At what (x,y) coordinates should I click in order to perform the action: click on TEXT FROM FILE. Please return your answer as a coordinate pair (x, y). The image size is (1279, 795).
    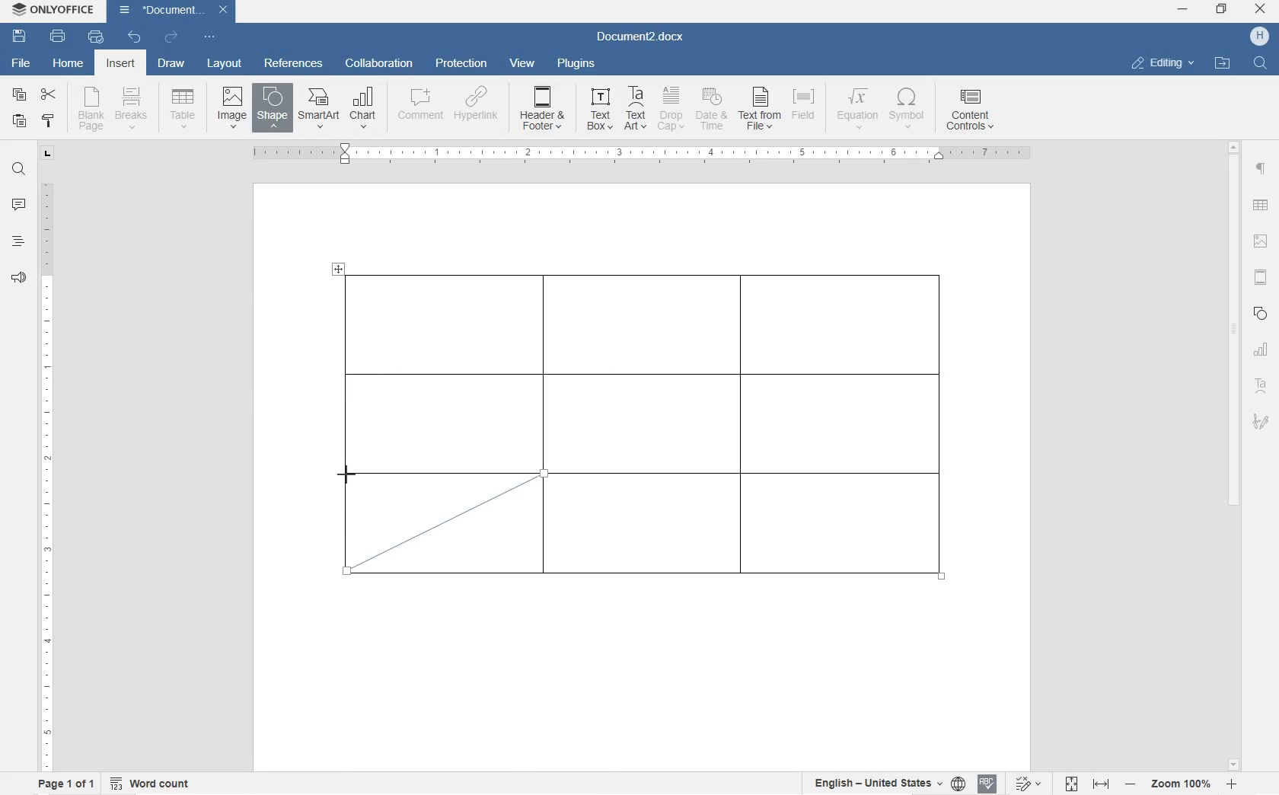
    Looking at the image, I should click on (761, 110).